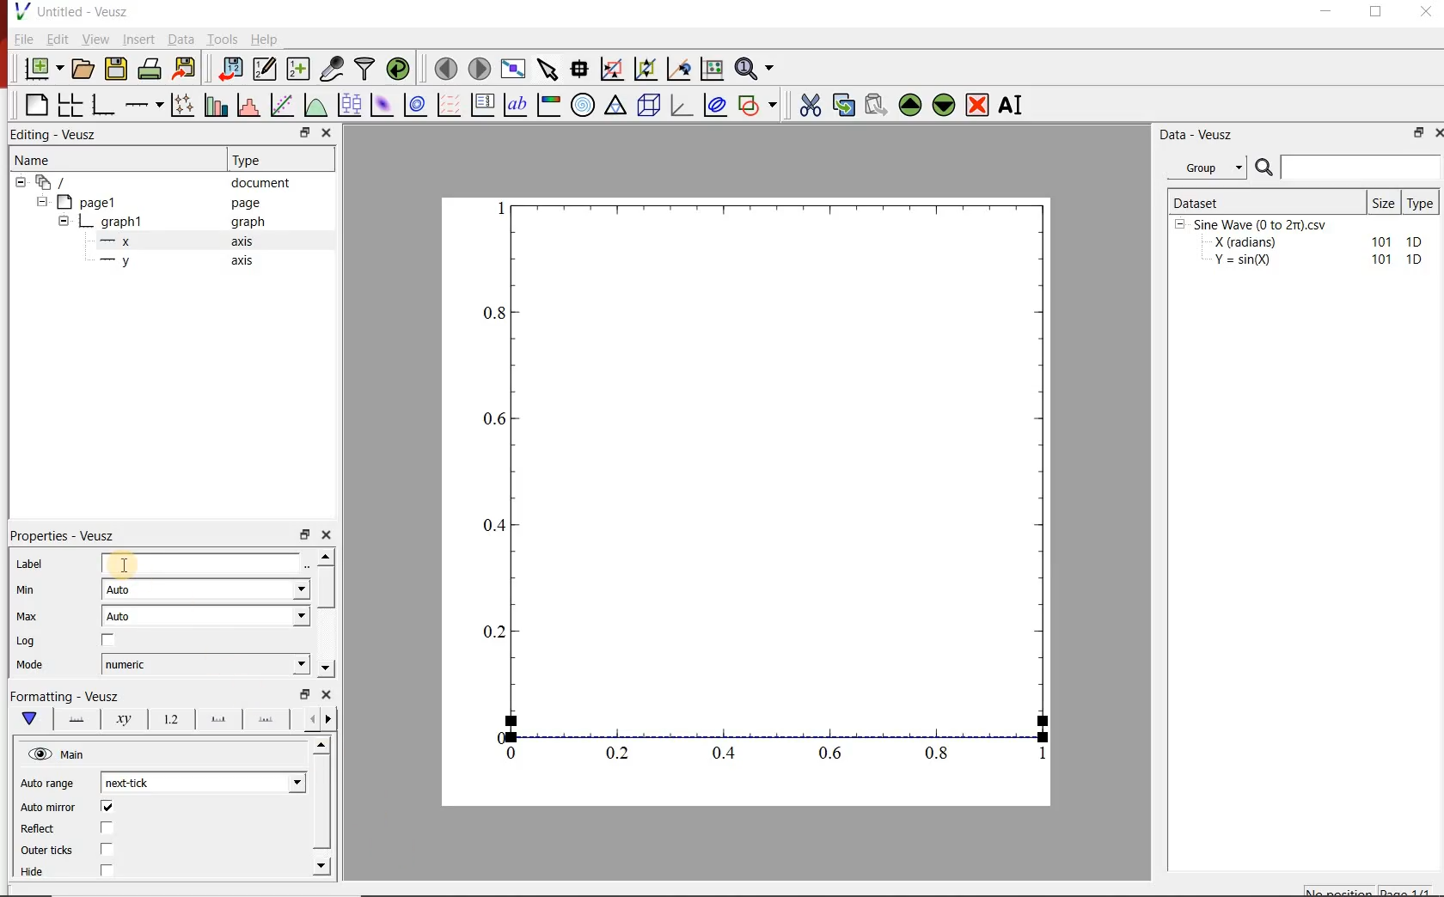 Image resolution: width=1444 pixels, height=897 pixels. Describe the element at coordinates (180, 39) in the screenshot. I see `Data` at that location.